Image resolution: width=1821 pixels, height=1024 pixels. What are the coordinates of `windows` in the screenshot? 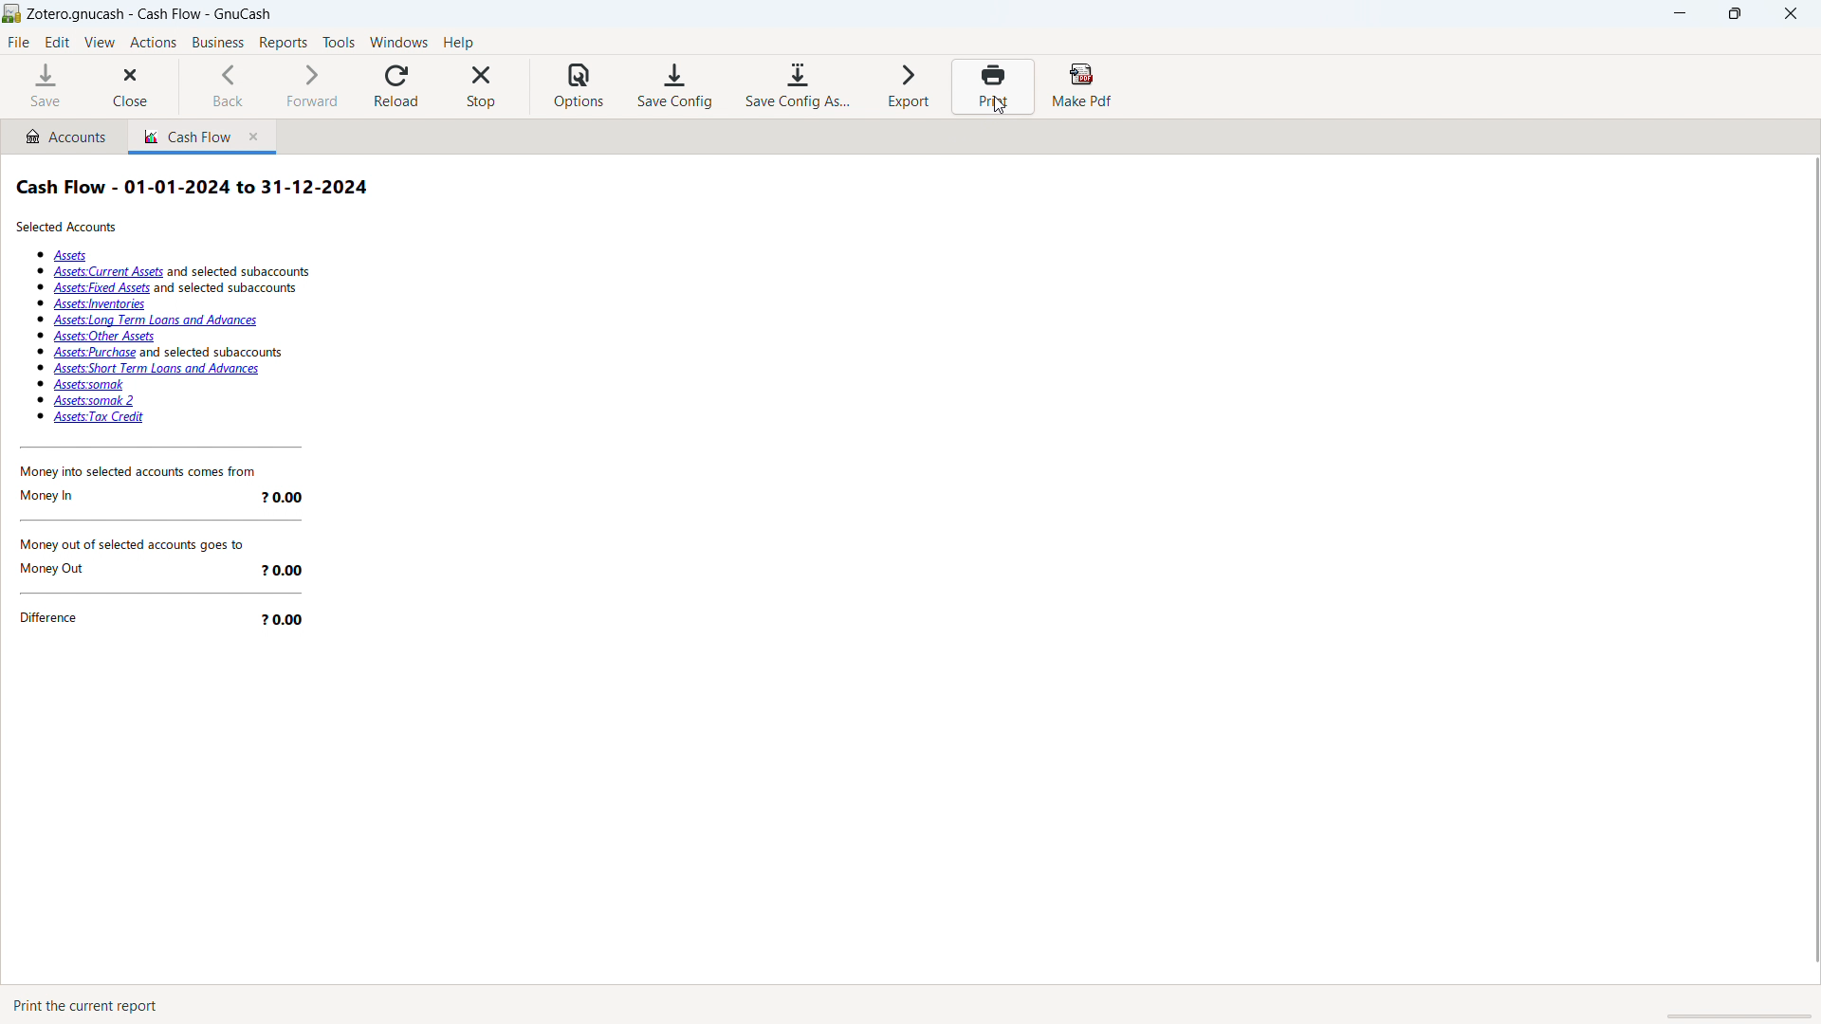 It's located at (399, 42).